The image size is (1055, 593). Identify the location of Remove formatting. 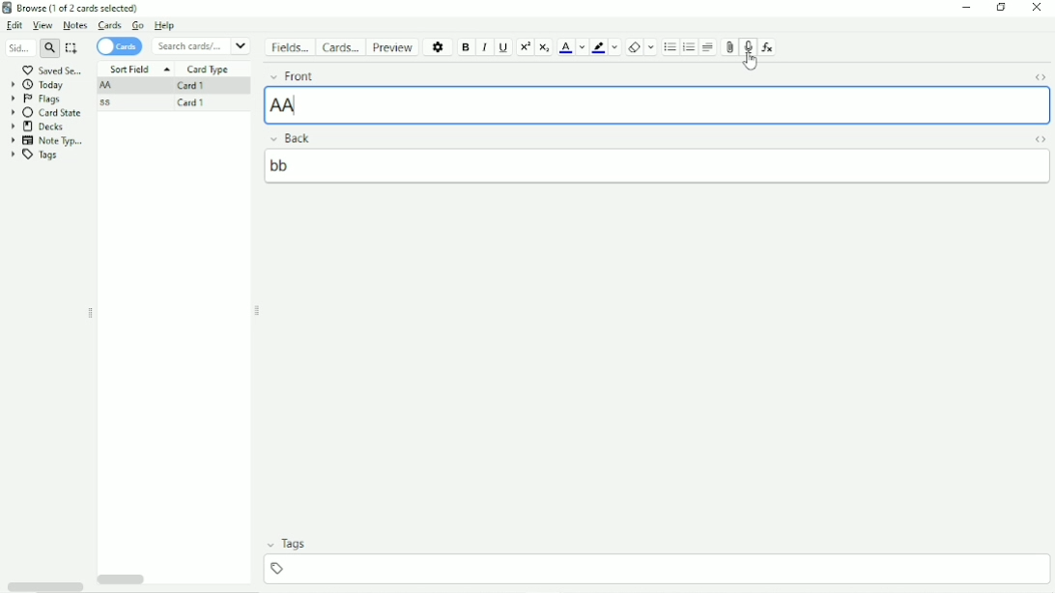
(634, 47).